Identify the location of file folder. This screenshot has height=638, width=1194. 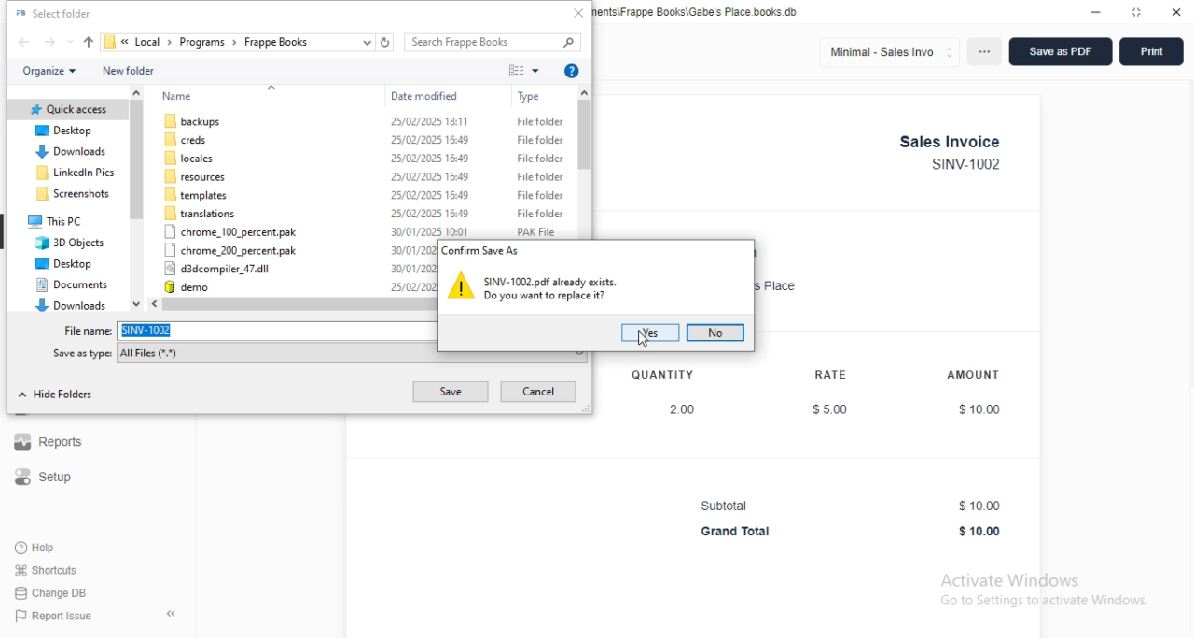
(540, 195).